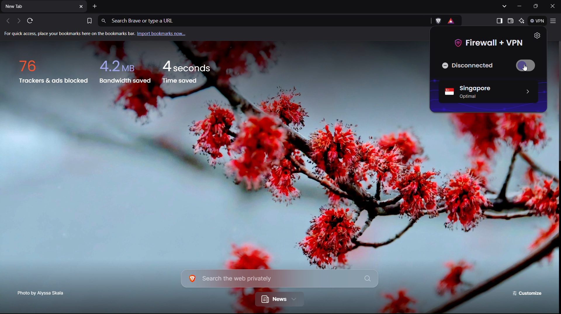 The height and width of the screenshot is (314, 561). What do you see at coordinates (89, 20) in the screenshot?
I see `Bookmark` at bounding box center [89, 20].